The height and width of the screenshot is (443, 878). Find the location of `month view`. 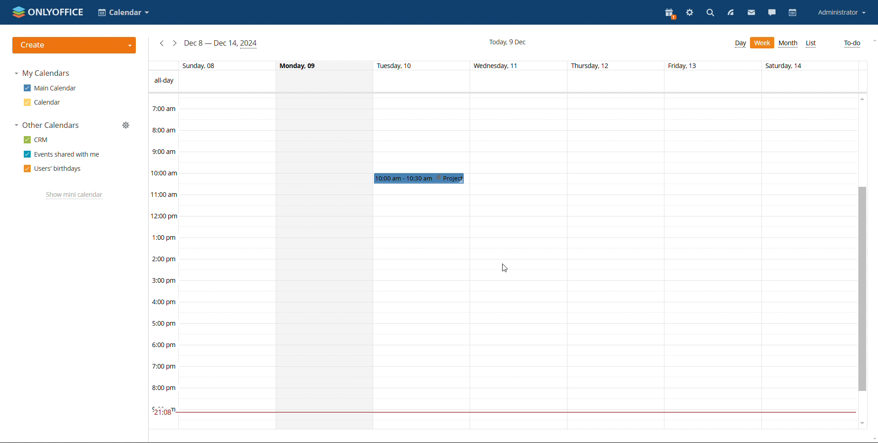

month view is located at coordinates (789, 44).